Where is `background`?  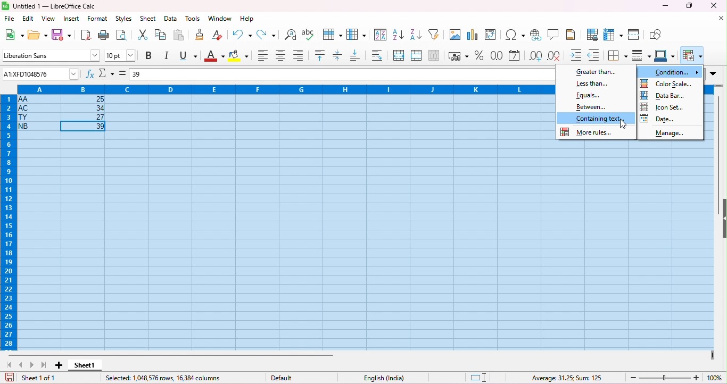
background is located at coordinates (239, 56).